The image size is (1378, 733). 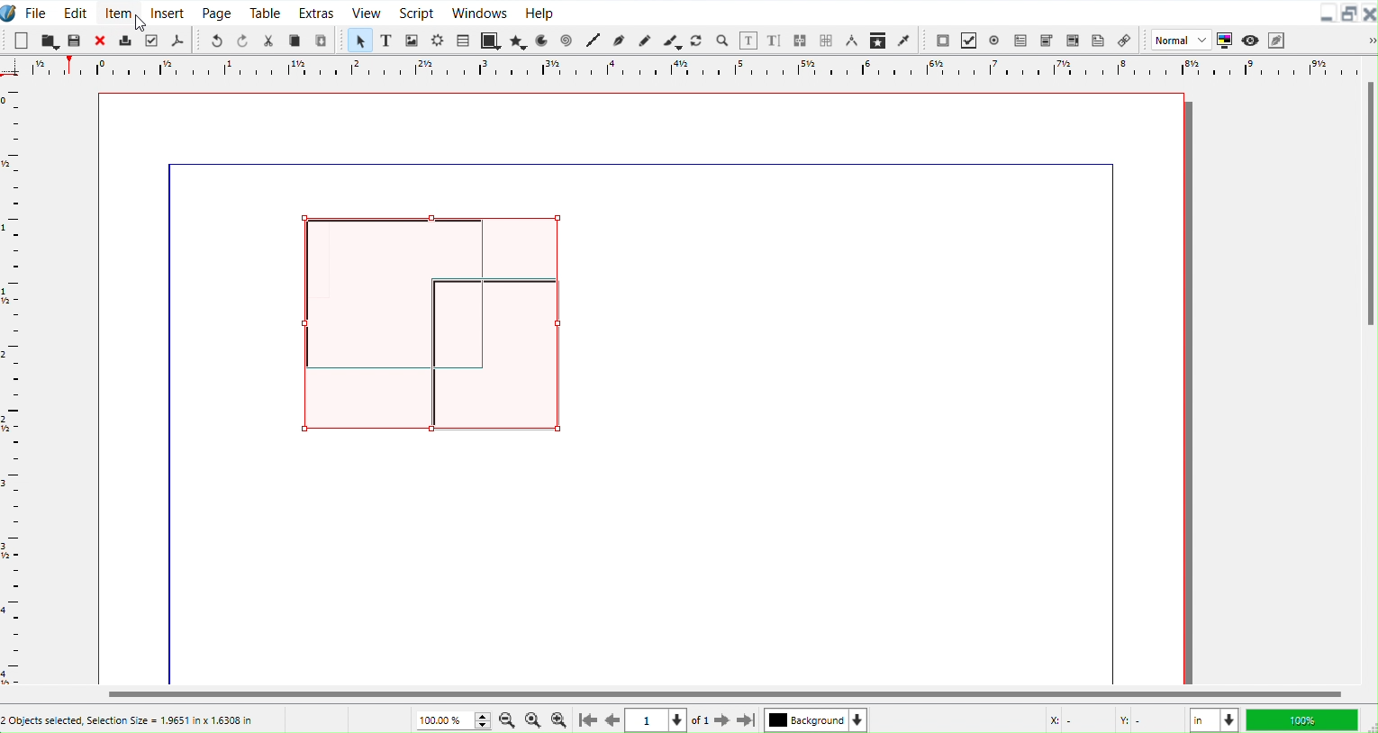 What do you see at coordinates (491, 40) in the screenshot?
I see `Shape ` at bounding box center [491, 40].